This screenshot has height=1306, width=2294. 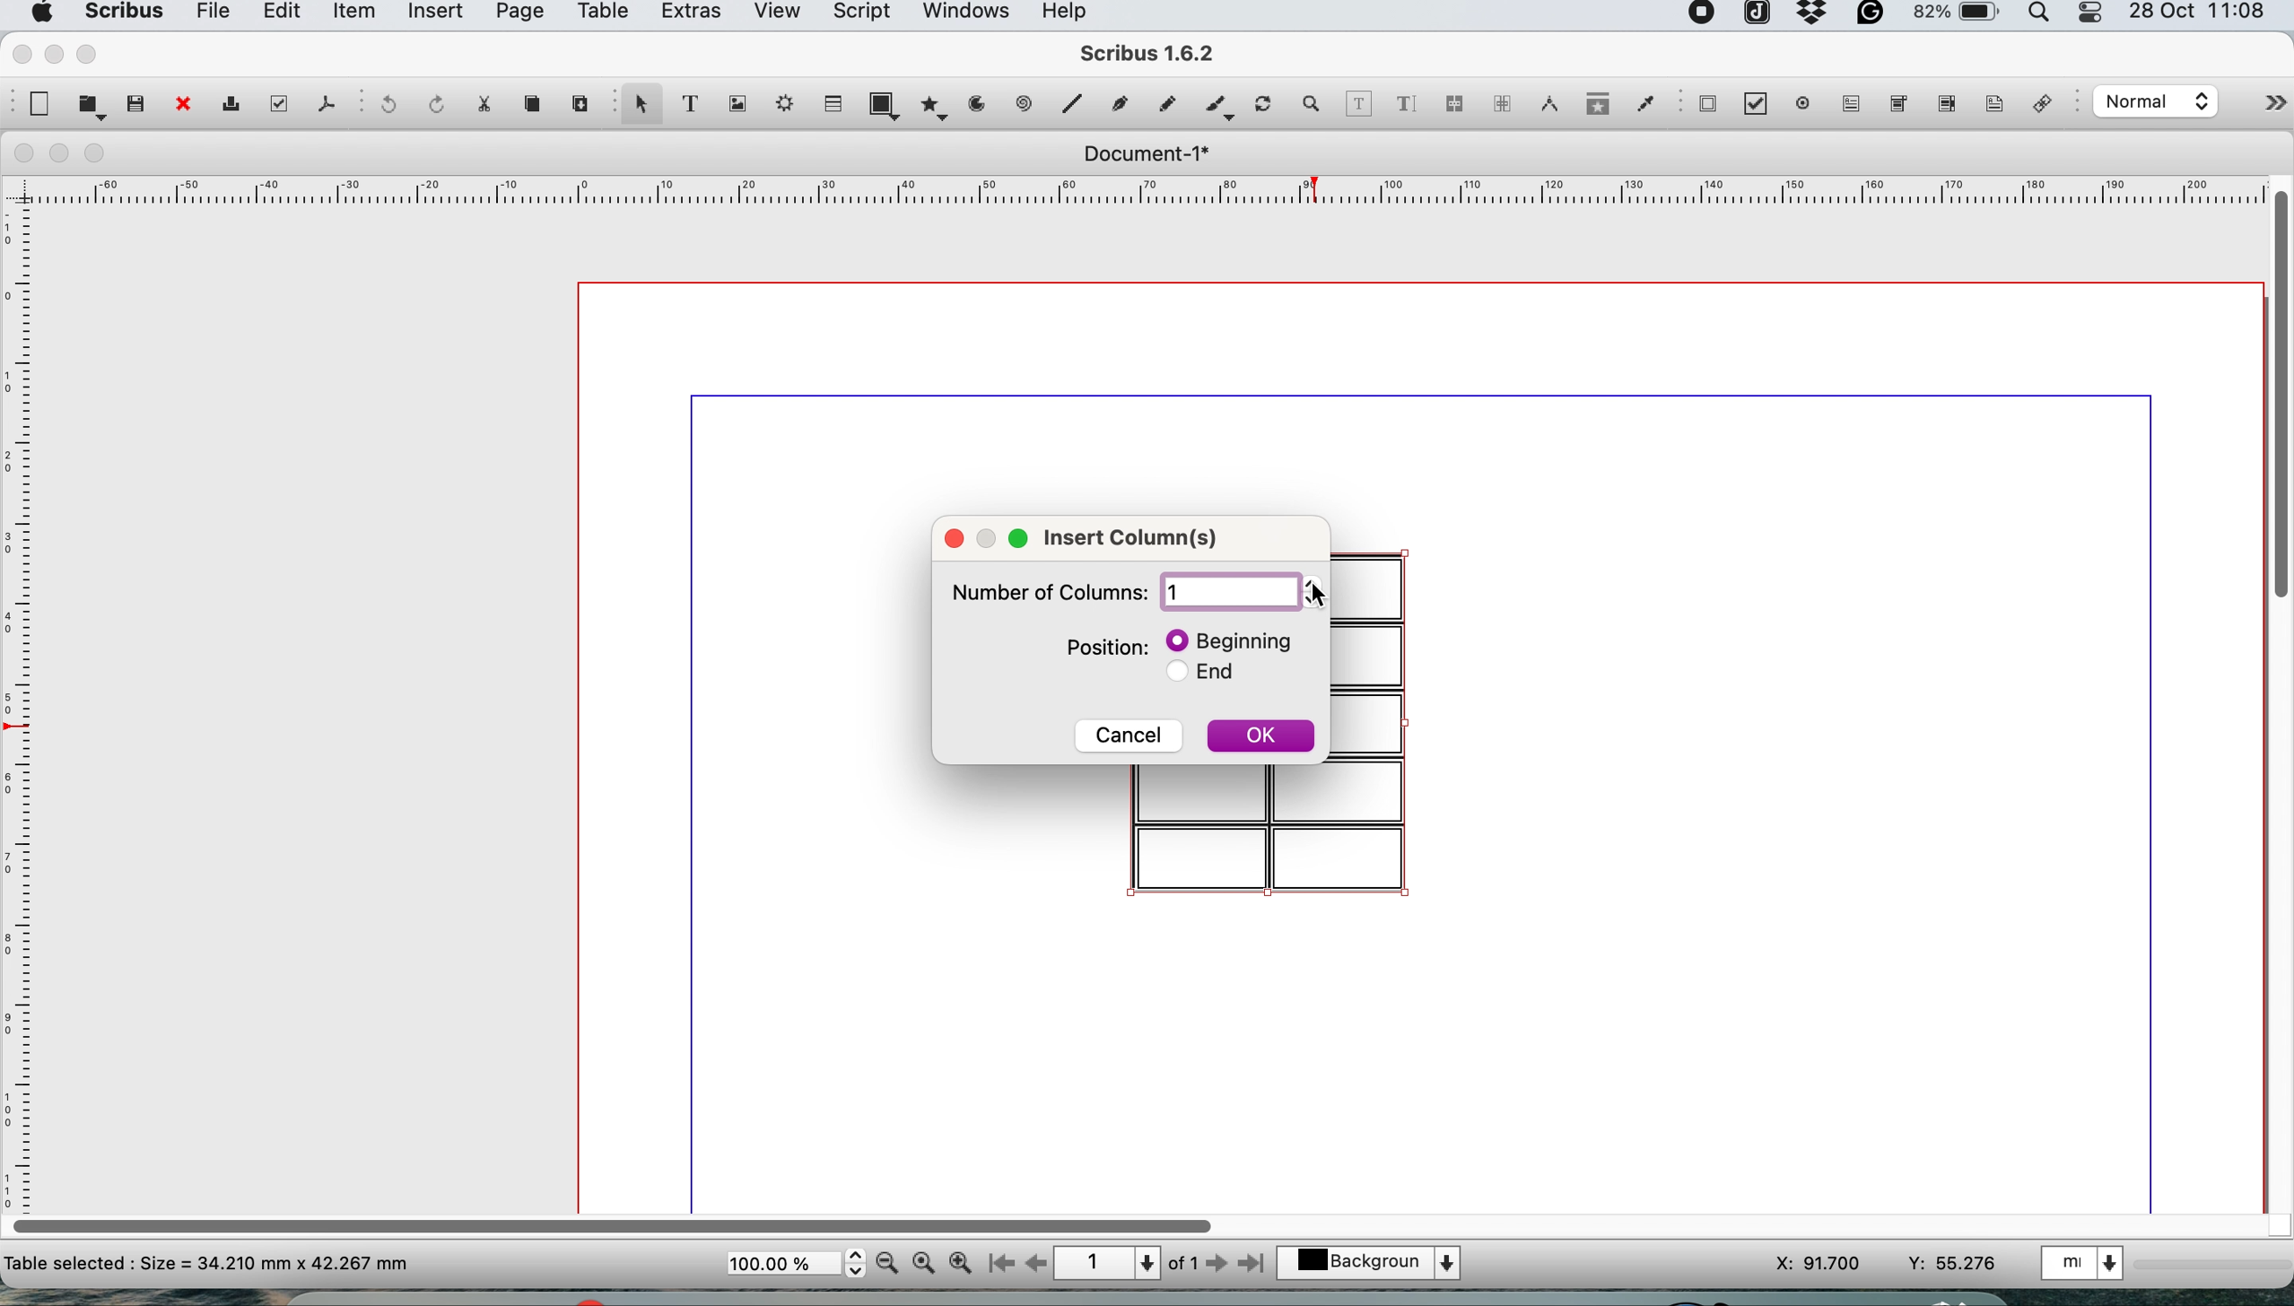 I want to click on zoom out, so click(x=890, y=1263).